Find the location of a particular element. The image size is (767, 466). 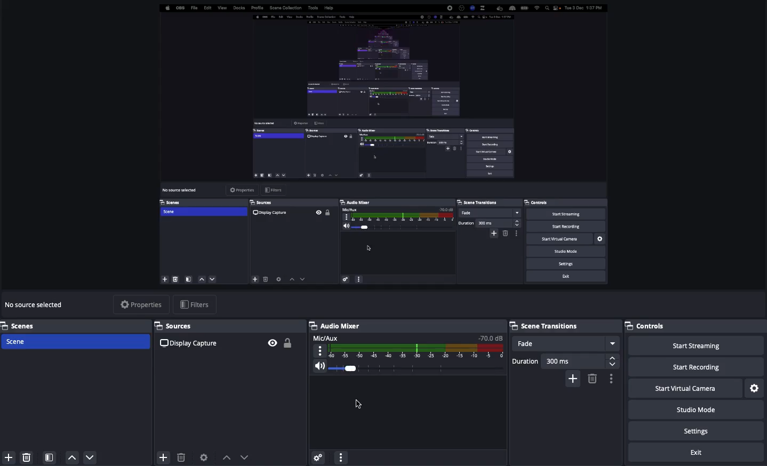

Mirror screen is located at coordinates (380, 145).